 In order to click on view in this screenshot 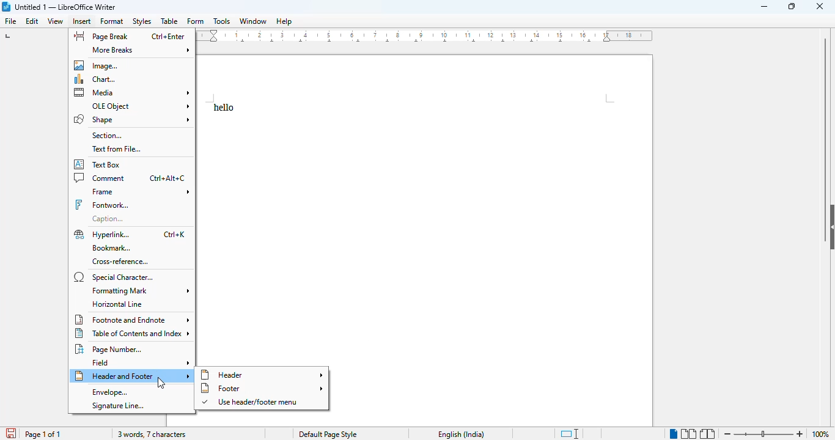, I will do `click(55, 21)`.